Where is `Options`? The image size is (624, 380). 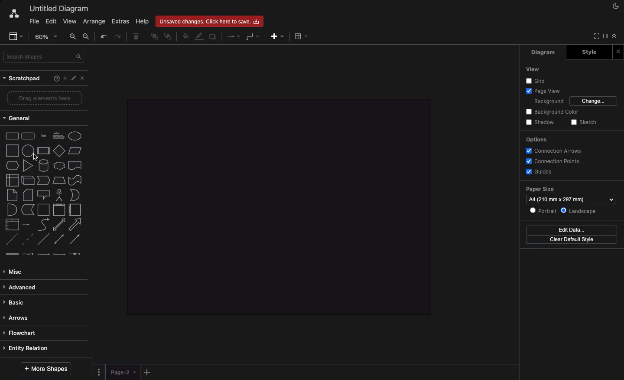
Options is located at coordinates (537, 140).